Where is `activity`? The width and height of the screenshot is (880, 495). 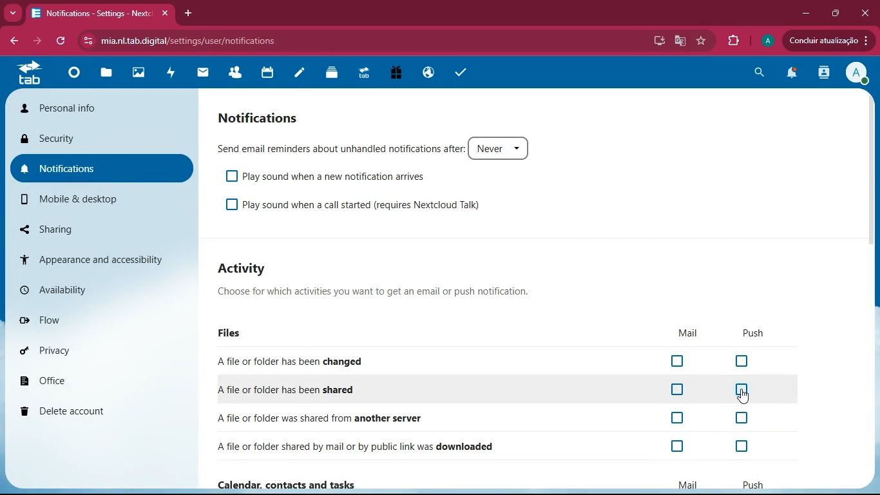
activity is located at coordinates (822, 73).